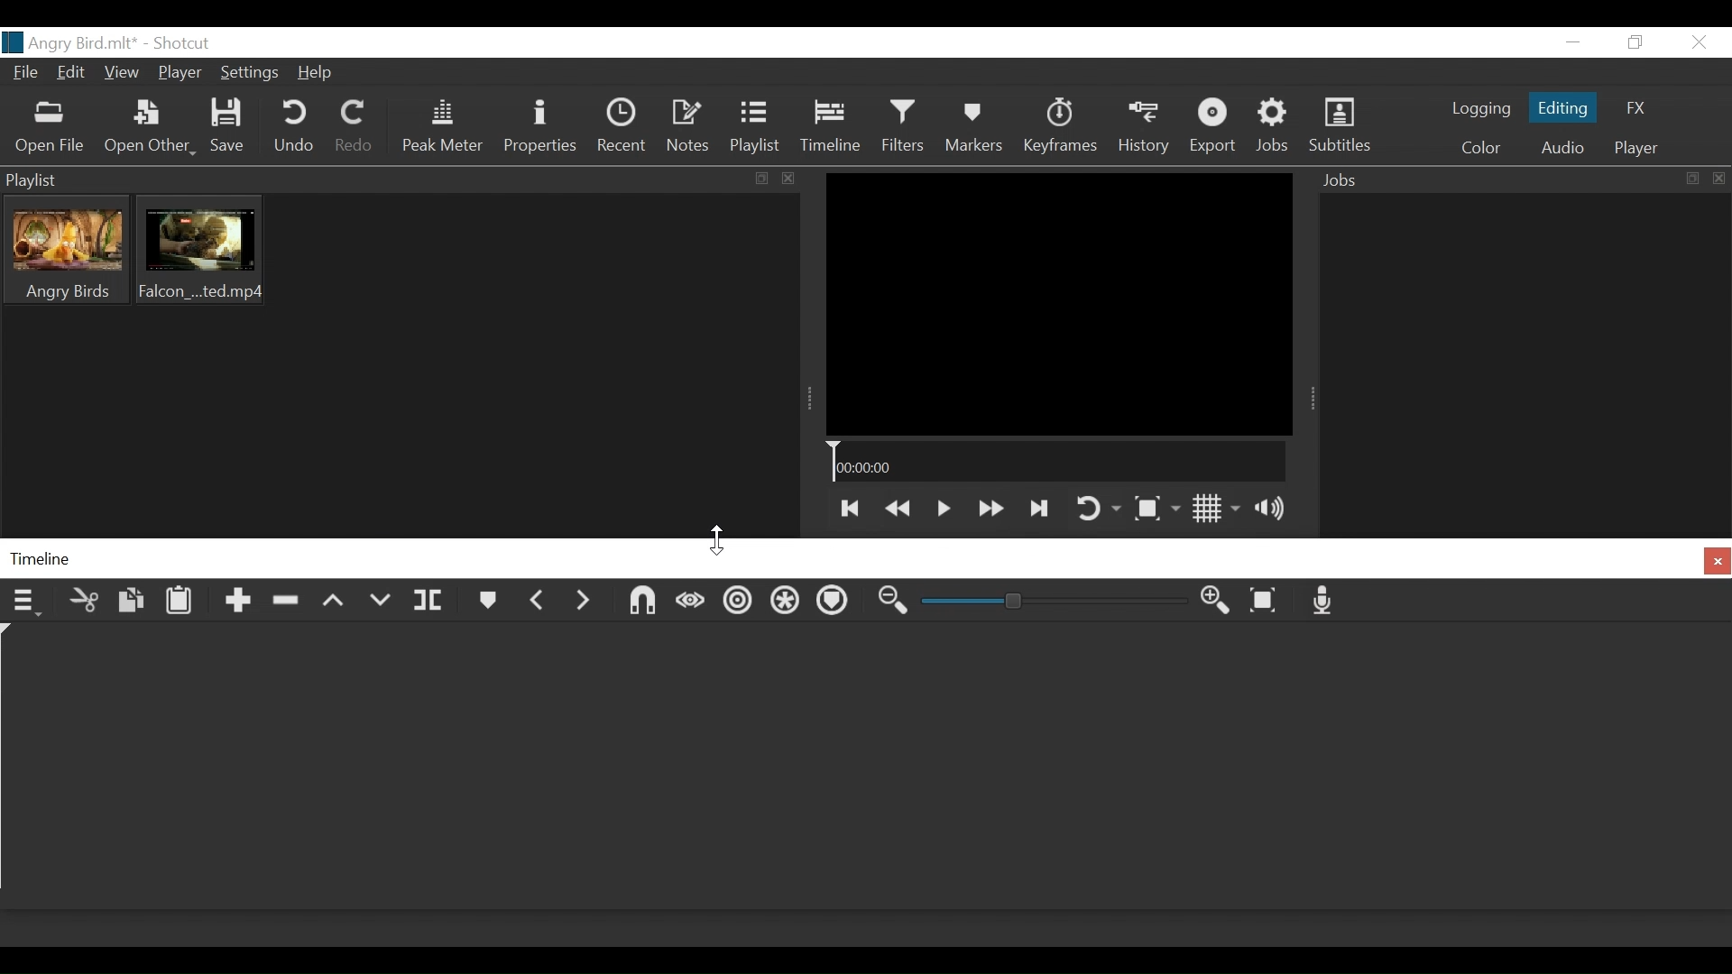 The height and width of the screenshot is (974, 1732). What do you see at coordinates (1143, 126) in the screenshot?
I see `History` at bounding box center [1143, 126].